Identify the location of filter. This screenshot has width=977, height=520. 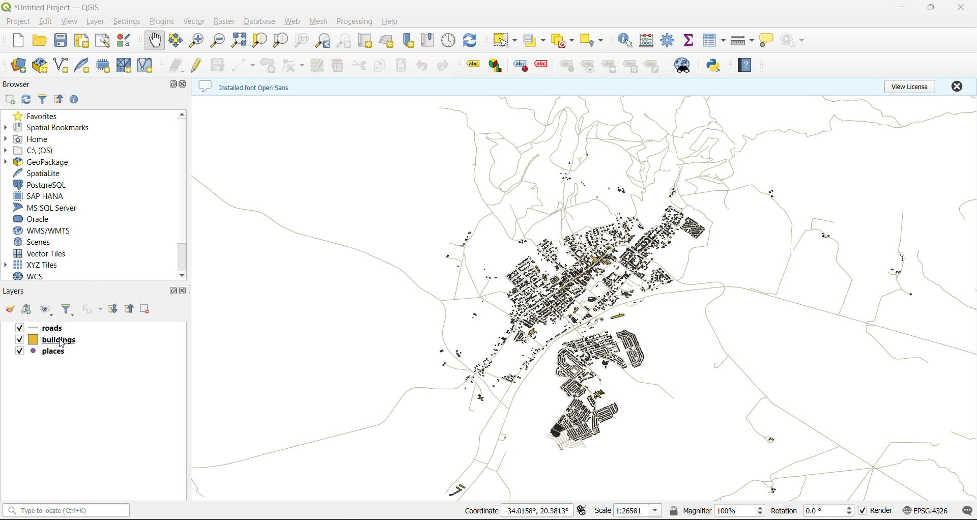
(42, 100).